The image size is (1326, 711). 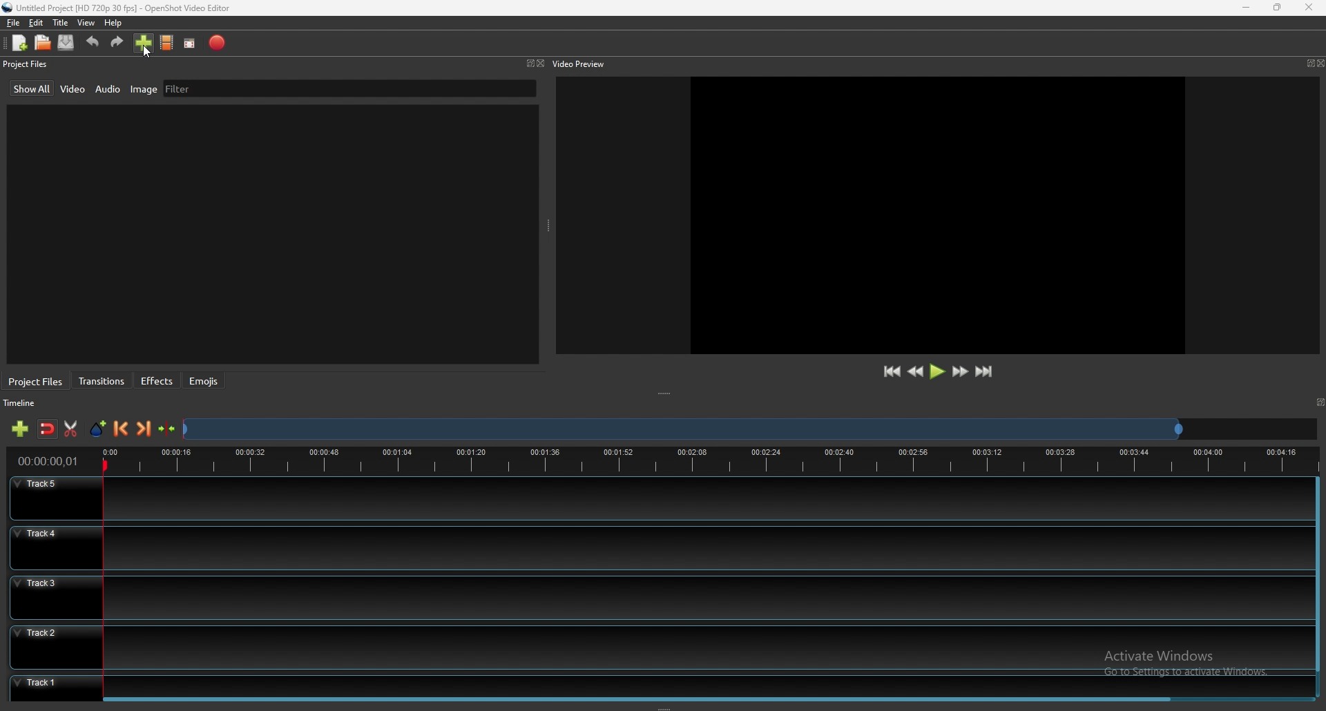 I want to click on scroll bar, so click(x=638, y=700).